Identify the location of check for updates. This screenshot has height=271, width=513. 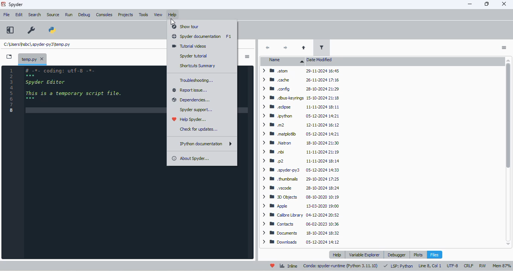
(199, 129).